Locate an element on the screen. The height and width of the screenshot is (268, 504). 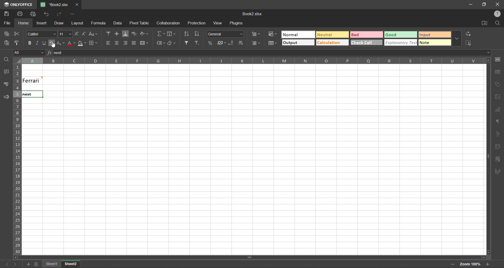
summation is located at coordinates (161, 34).